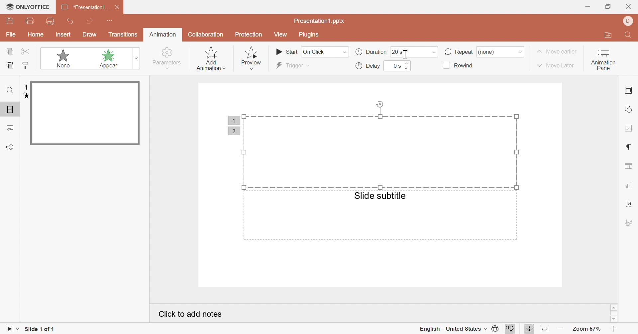 This screenshot has width=638, height=334. What do you see at coordinates (24, 96) in the screenshot?
I see `animation` at bounding box center [24, 96].